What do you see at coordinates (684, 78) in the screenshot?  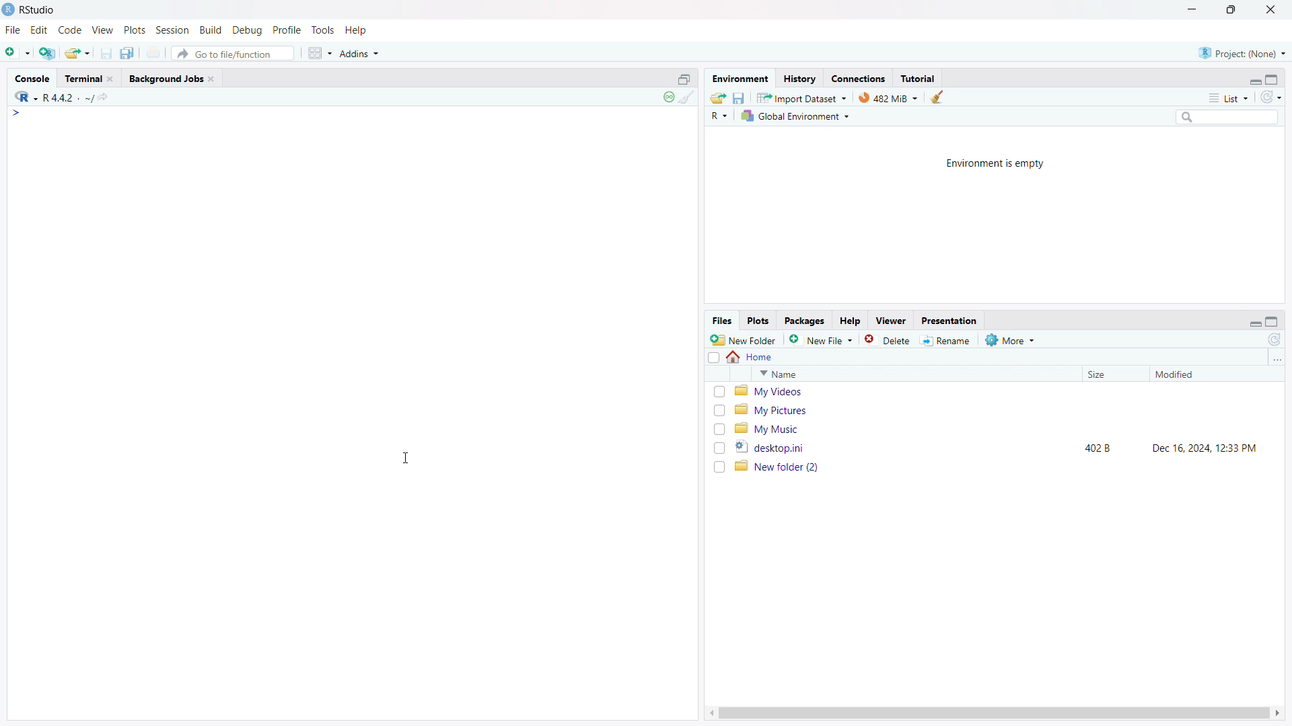 I see `open new console` at bounding box center [684, 78].